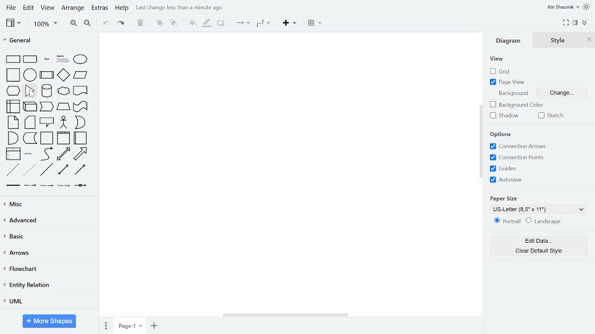 Image resolution: width=595 pixels, height=334 pixels. Describe the element at coordinates (79, 122) in the screenshot. I see `or` at that location.